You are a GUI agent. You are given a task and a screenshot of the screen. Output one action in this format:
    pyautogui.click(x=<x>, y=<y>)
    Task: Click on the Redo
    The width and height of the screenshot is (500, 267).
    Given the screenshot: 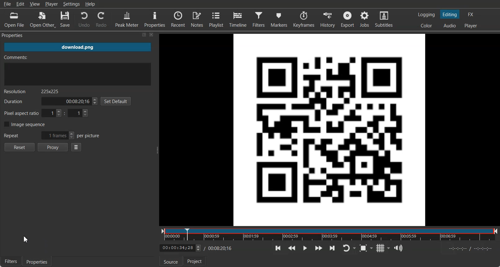 What is the action you would take?
    pyautogui.click(x=101, y=19)
    